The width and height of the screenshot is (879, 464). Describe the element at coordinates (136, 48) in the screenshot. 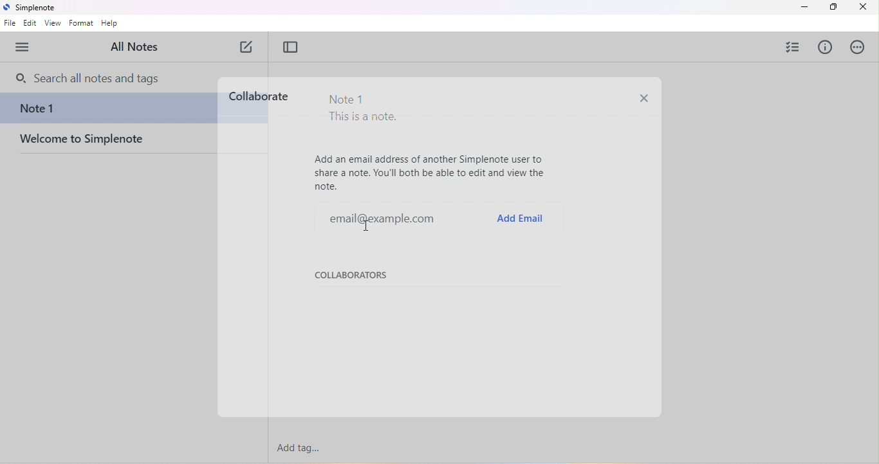

I see `all notes` at that location.